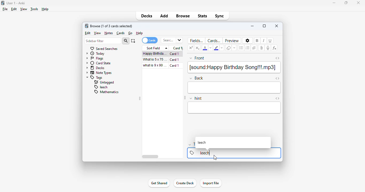  What do you see at coordinates (96, 54) in the screenshot?
I see `today` at bounding box center [96, 54].